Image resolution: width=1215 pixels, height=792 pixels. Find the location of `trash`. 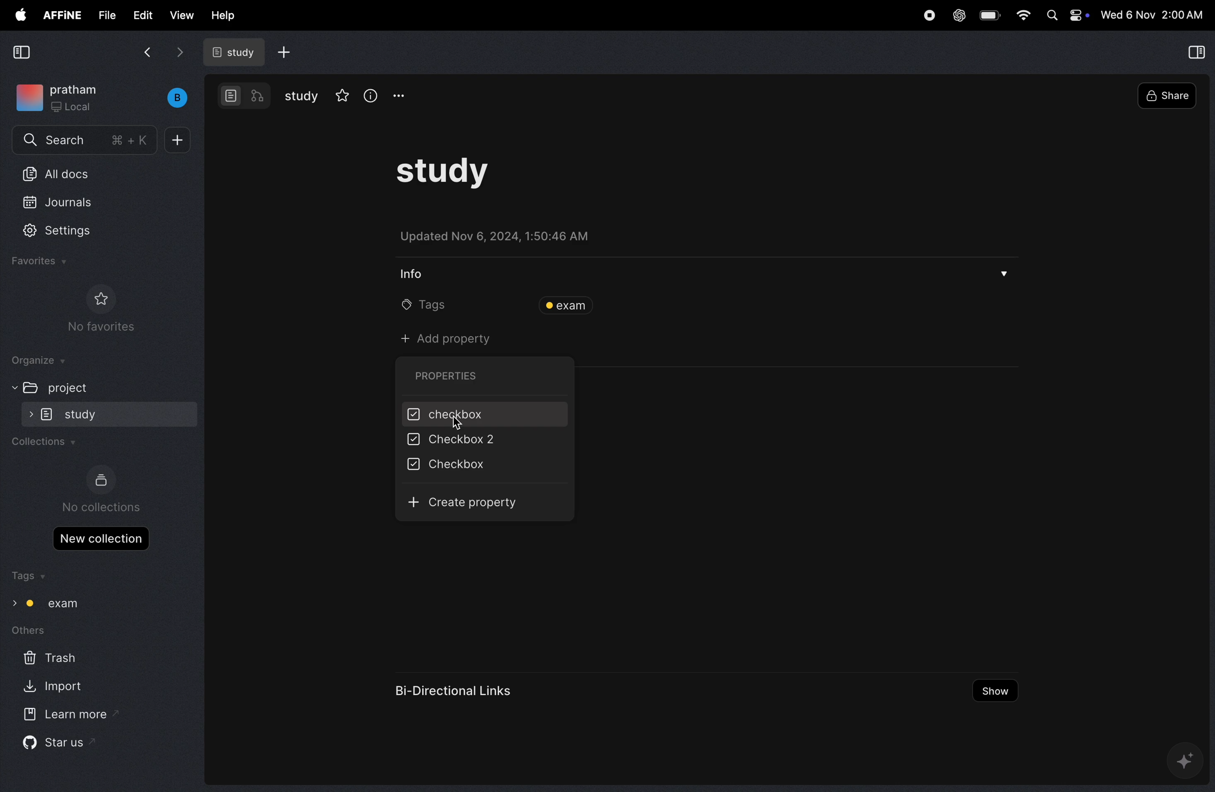

trash is located at coordinates (60, 658).